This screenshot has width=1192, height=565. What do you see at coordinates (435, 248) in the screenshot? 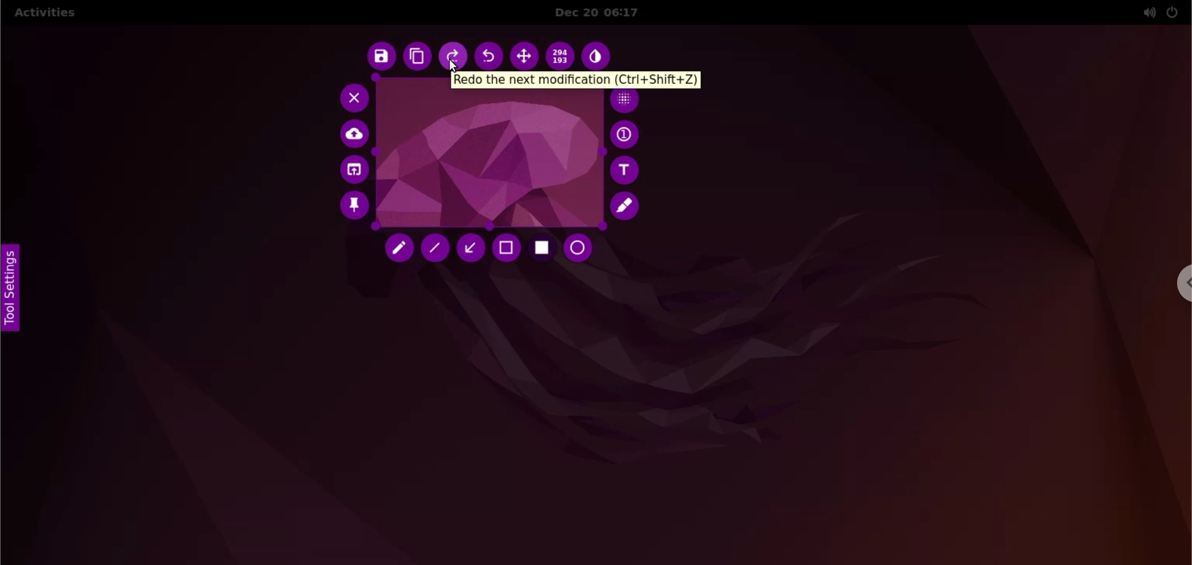
I see `line tool` at bounding box center [435, 248].